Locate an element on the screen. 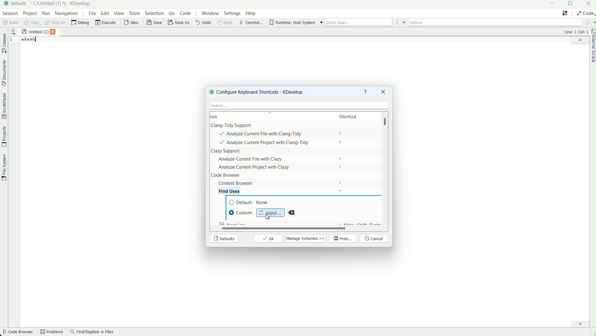 The width and height of the screenshot is (596, 336). debug is located at coordinates (80, 23).